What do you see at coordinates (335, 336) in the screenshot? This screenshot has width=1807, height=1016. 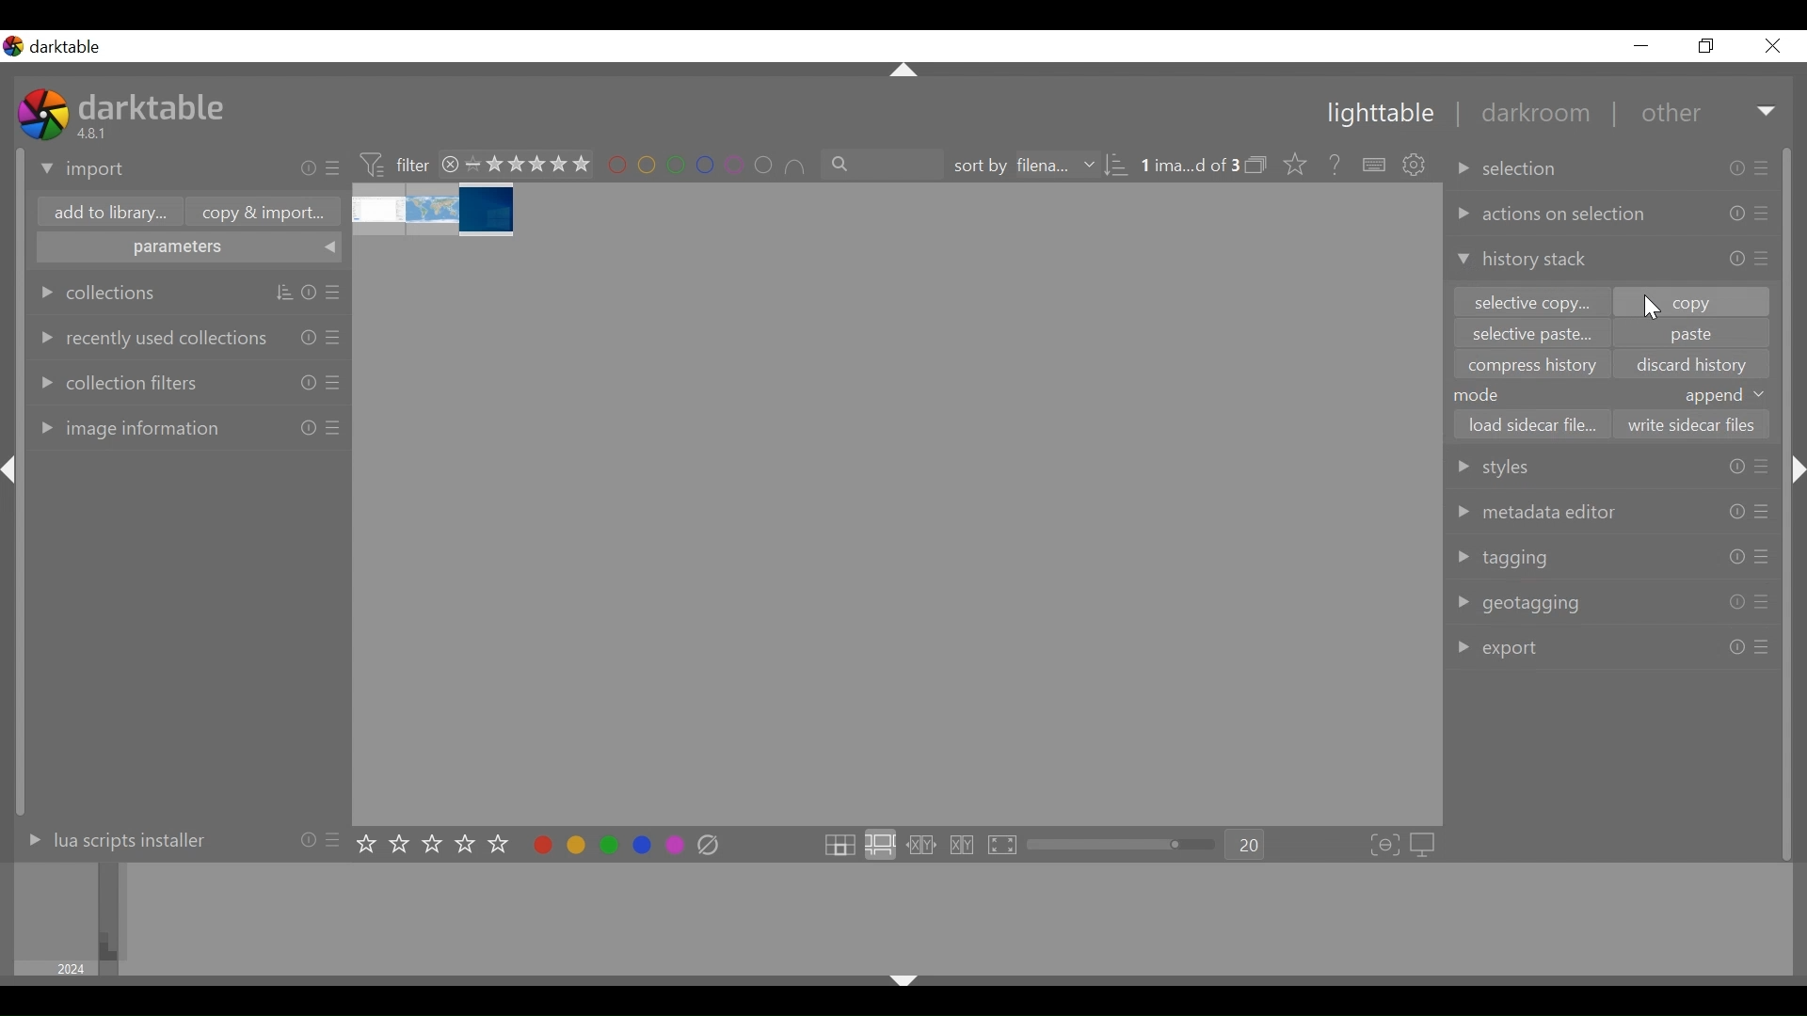 I see `presets` at bounding box center [335, 336].